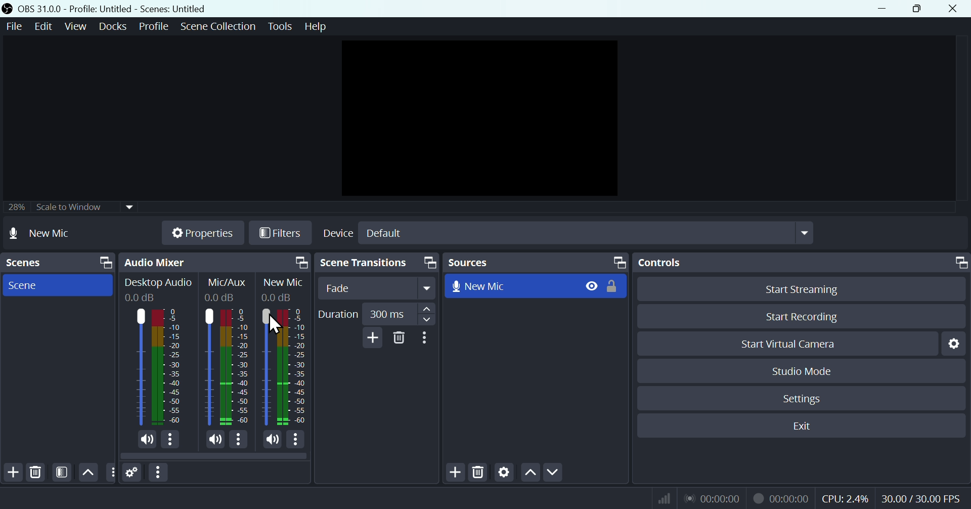  I want to click on Delete, so click(400, 338).